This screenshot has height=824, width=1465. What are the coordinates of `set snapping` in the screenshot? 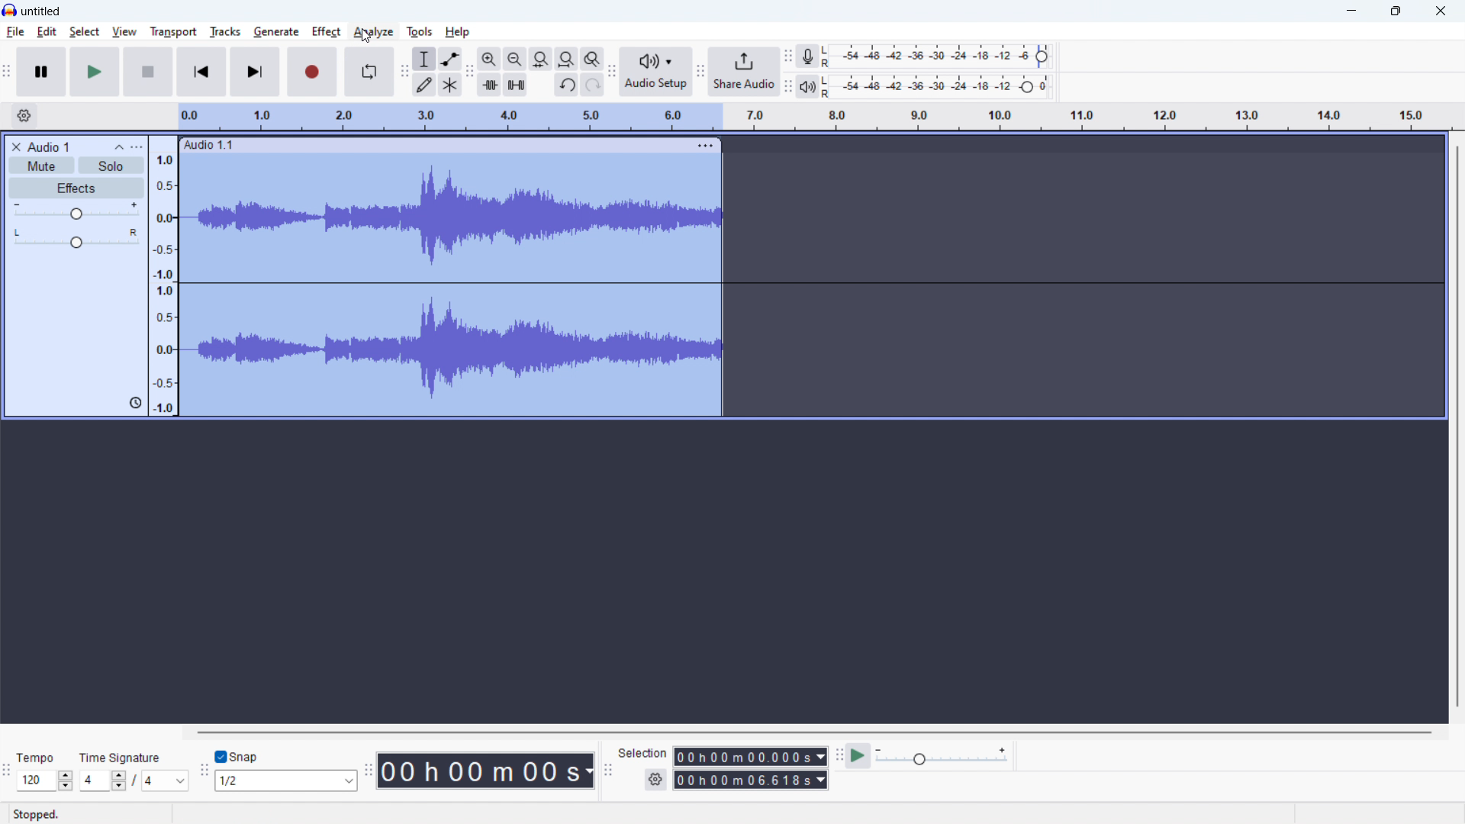 It's located at (286, 781).